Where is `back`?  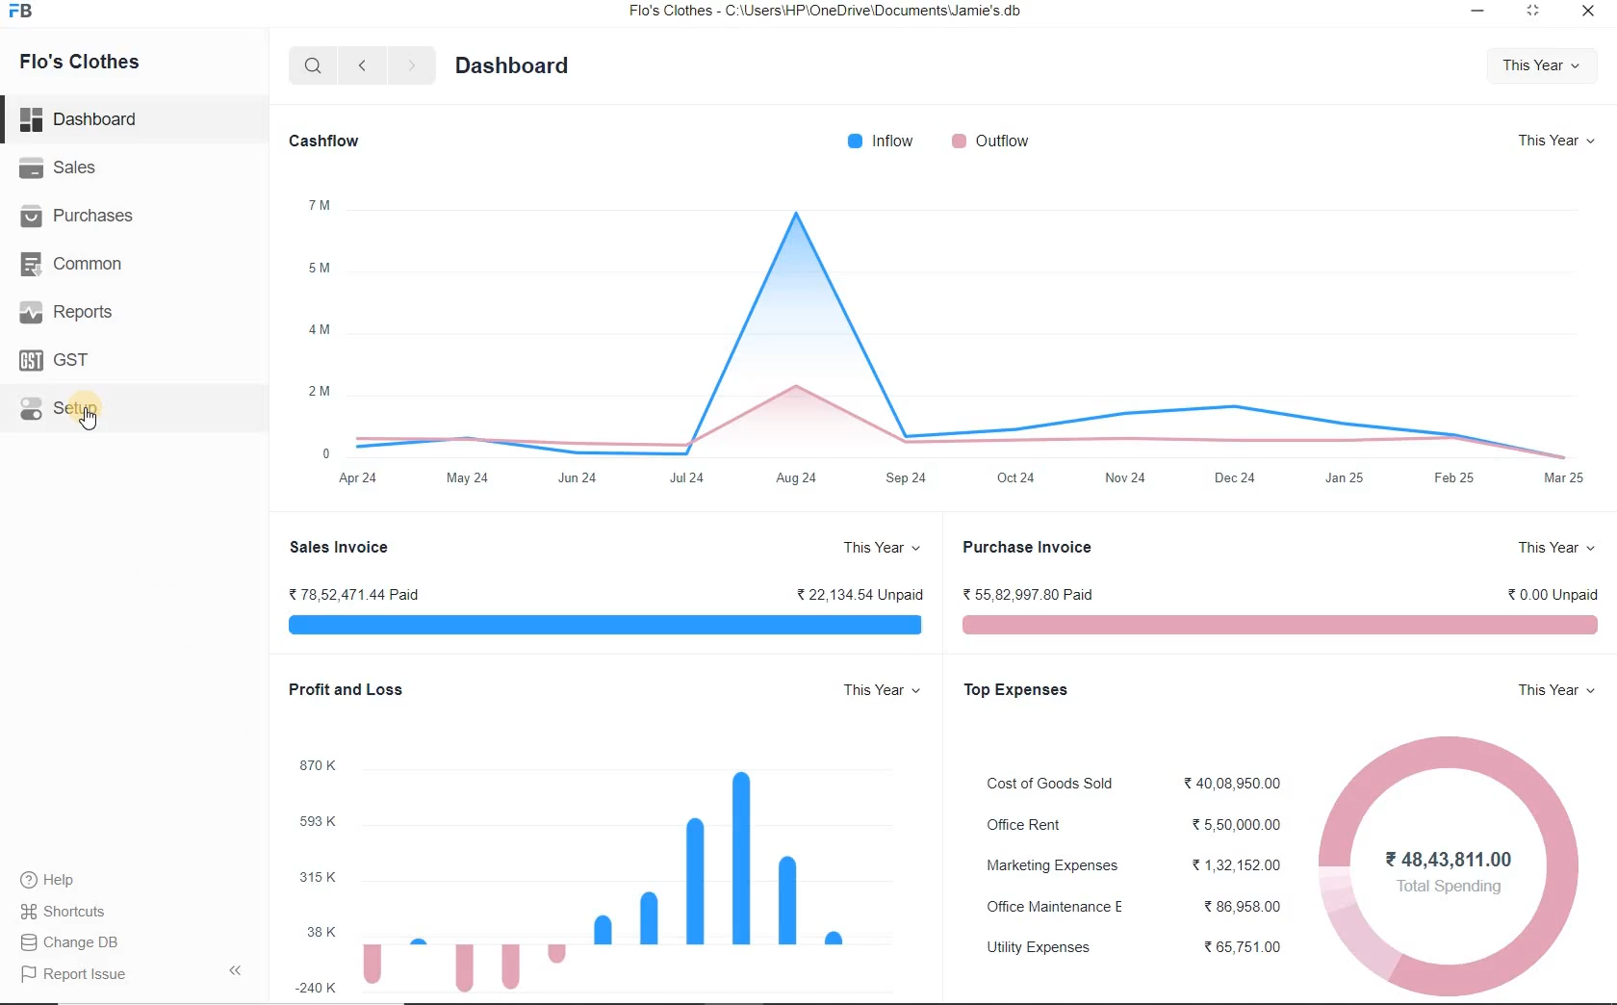
back is located at coordinates (362, 64).